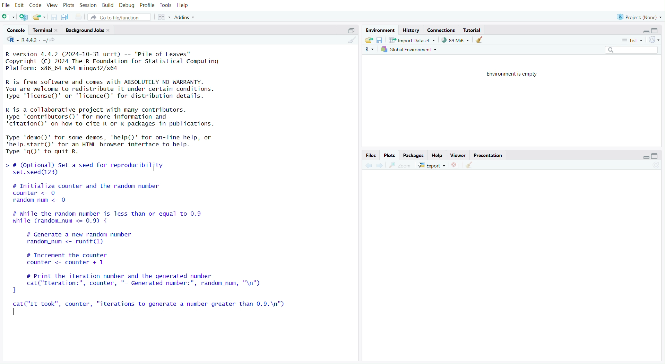 The height and width of the screenshot is (364, 665). What do you see at coordinates (20, 5) in the screenshot?
I see `Edit` at bounding box center [20, 5].